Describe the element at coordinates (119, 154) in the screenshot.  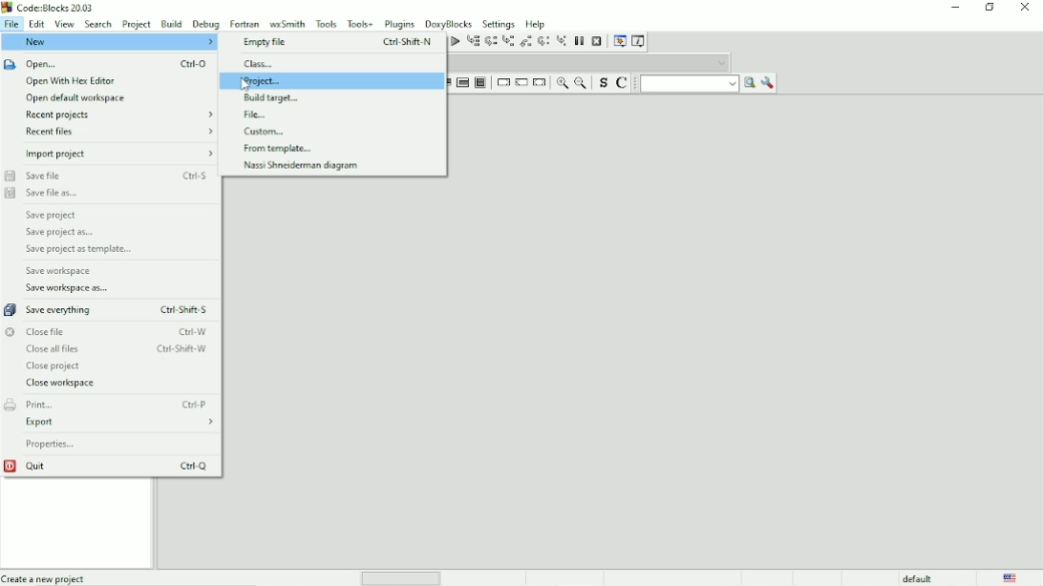
I see `Import project` at that location.